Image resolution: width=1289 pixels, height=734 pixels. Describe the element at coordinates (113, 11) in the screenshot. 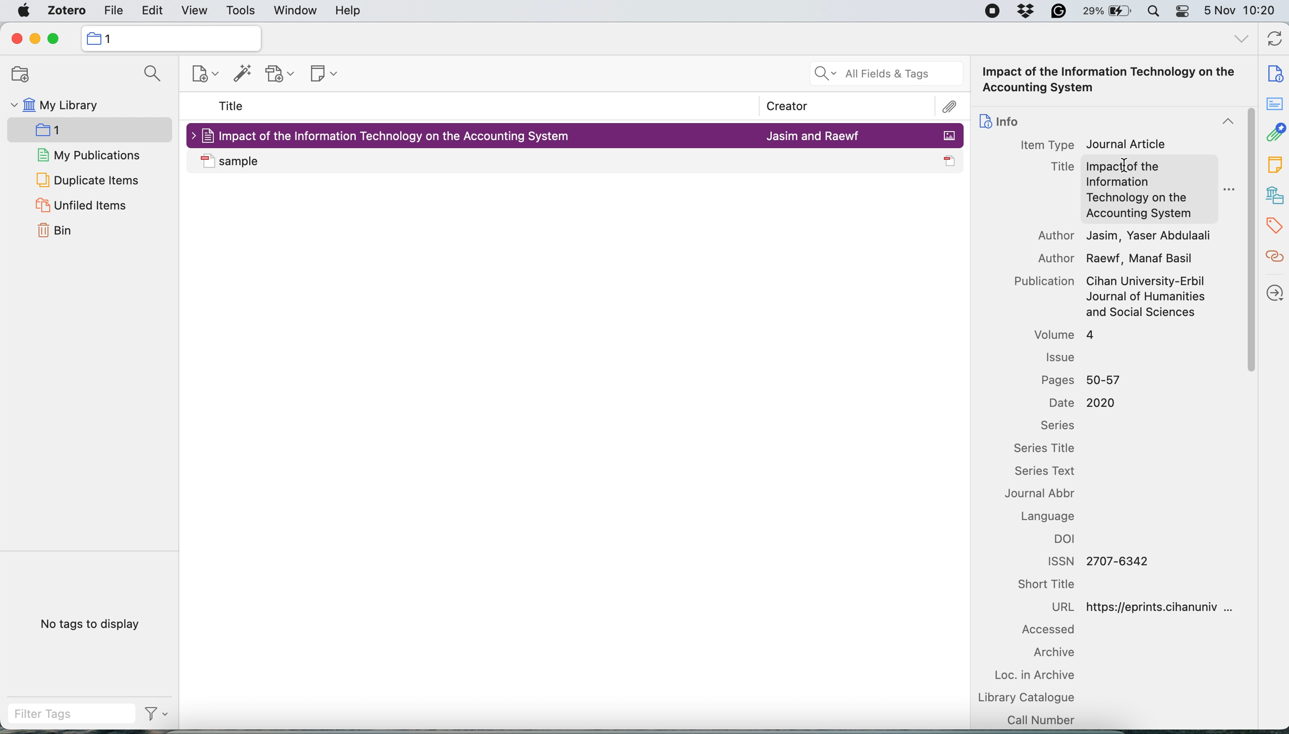

I see `file` at that location.